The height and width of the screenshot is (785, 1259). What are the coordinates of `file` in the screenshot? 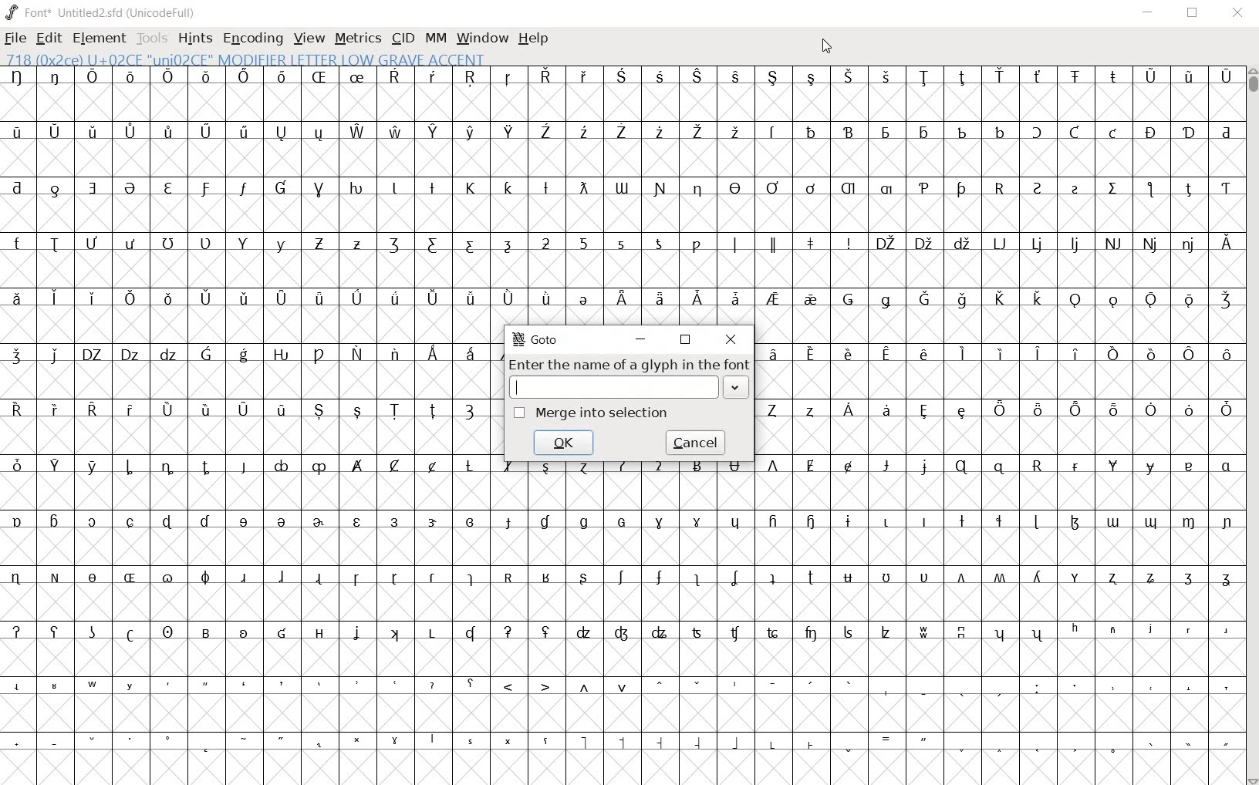 It's located at (15, 40).